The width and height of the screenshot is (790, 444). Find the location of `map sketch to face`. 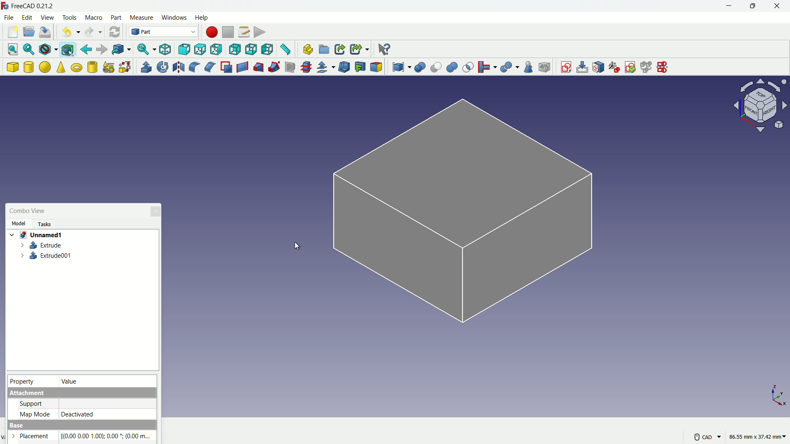

map sketch to face is located at coordinates (598, 67).